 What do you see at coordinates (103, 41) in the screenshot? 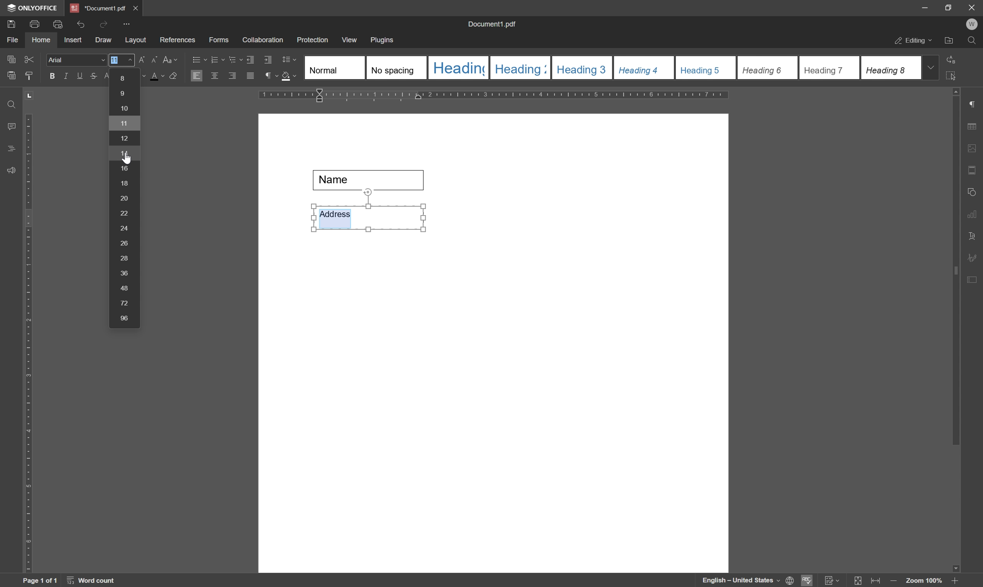
I see `draw` at bounding box center [103, 41].